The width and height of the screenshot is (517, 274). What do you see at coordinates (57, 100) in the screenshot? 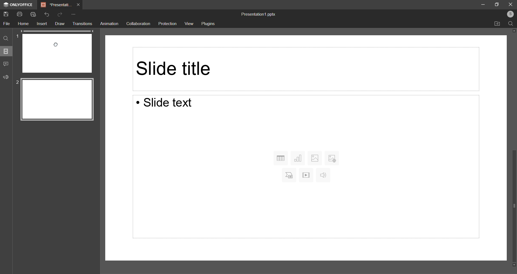
I see `Slide ` at bounding box center [57, 100].